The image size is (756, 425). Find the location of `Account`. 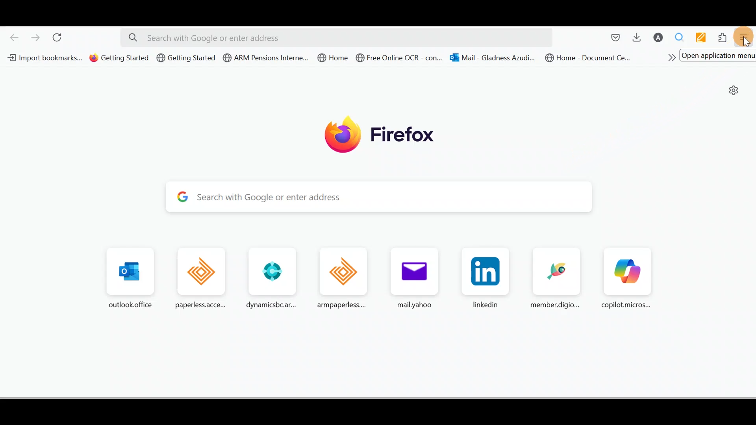

Account is located at coordinates (659, 38).